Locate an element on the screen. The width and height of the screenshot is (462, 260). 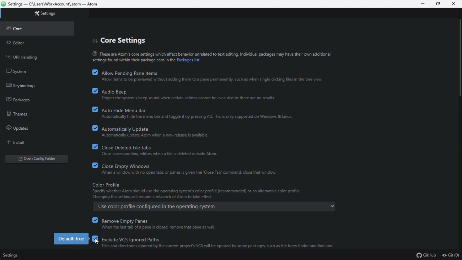
checkbox is located at coordinates (91, 147).